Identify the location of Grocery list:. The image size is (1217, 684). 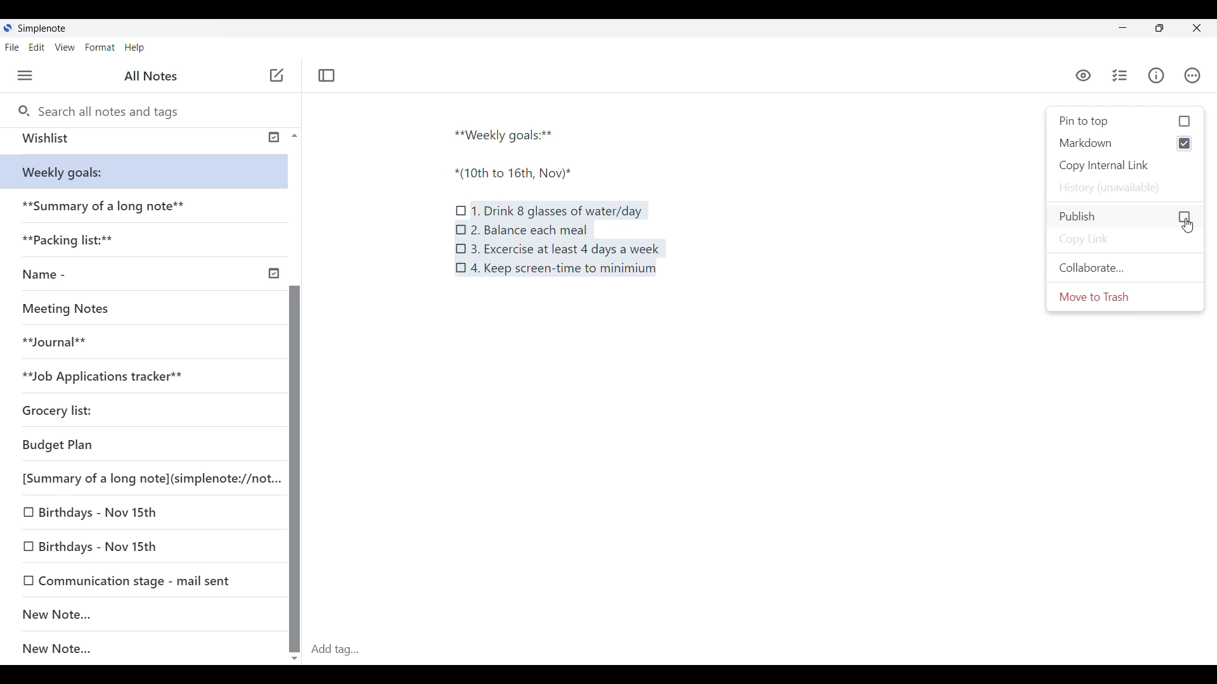
(77, 407).